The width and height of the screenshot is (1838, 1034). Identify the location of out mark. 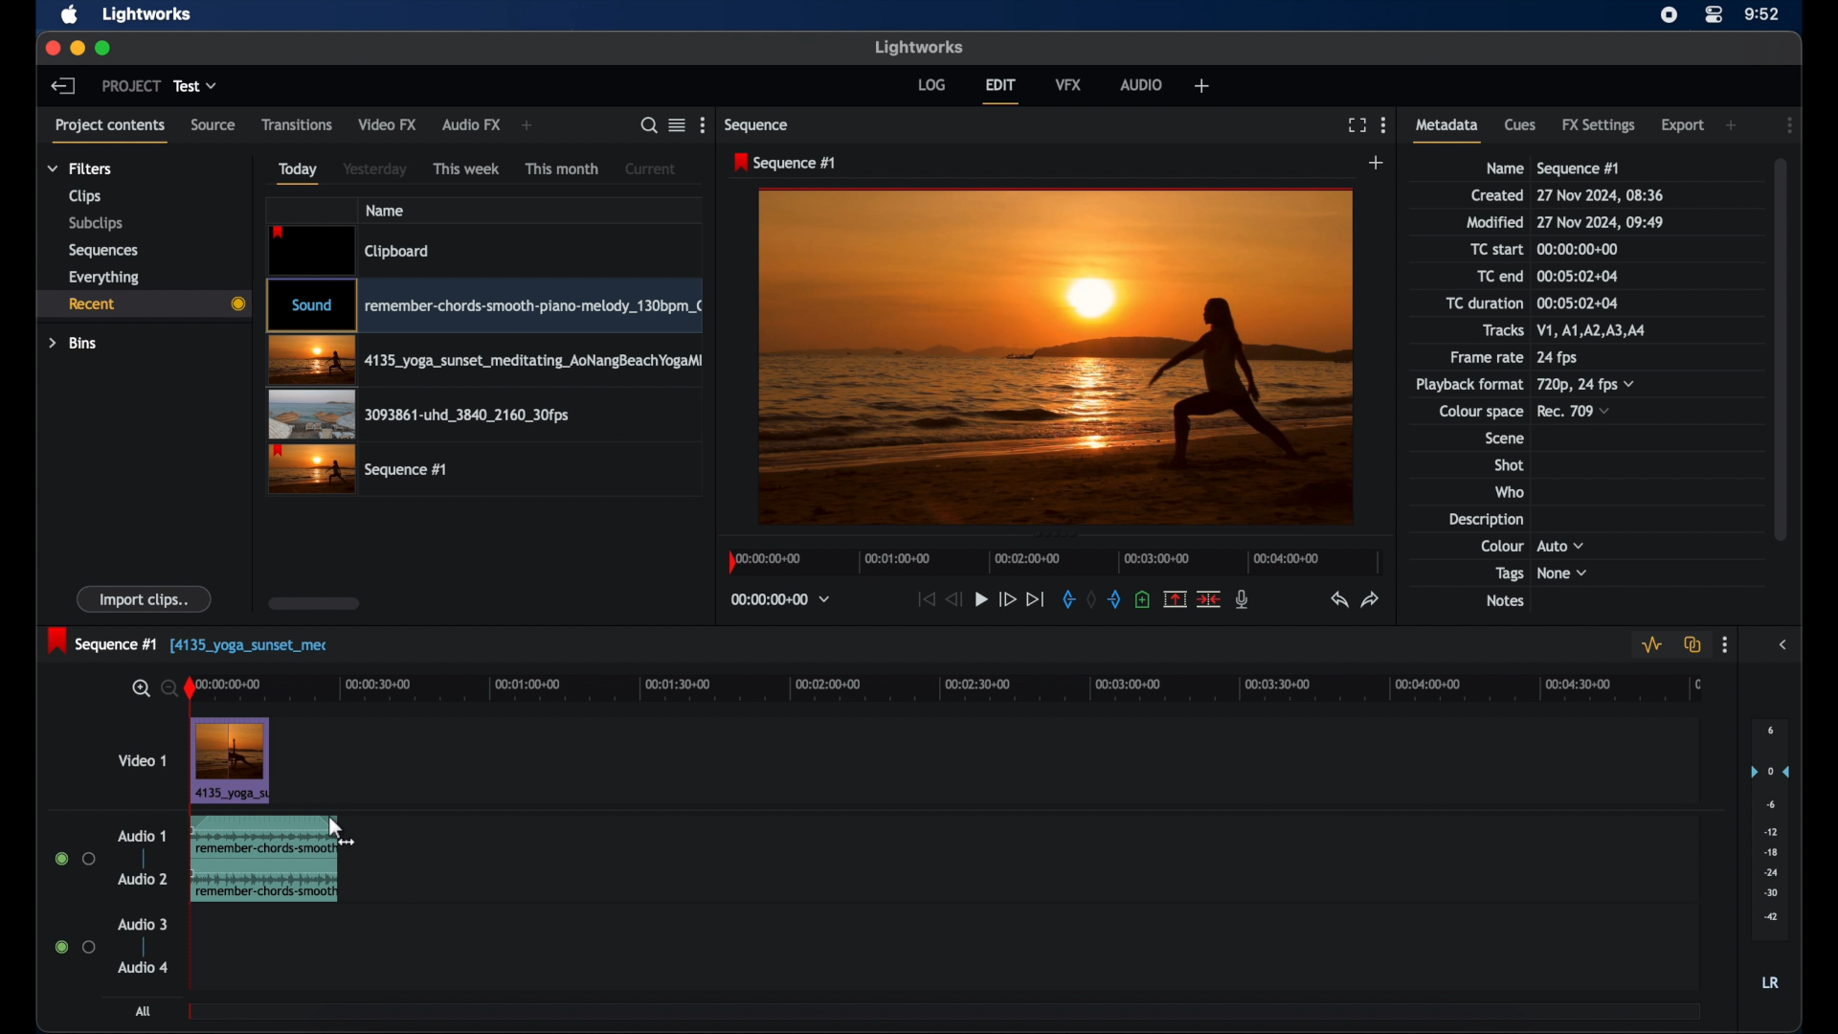
(1115, 598).